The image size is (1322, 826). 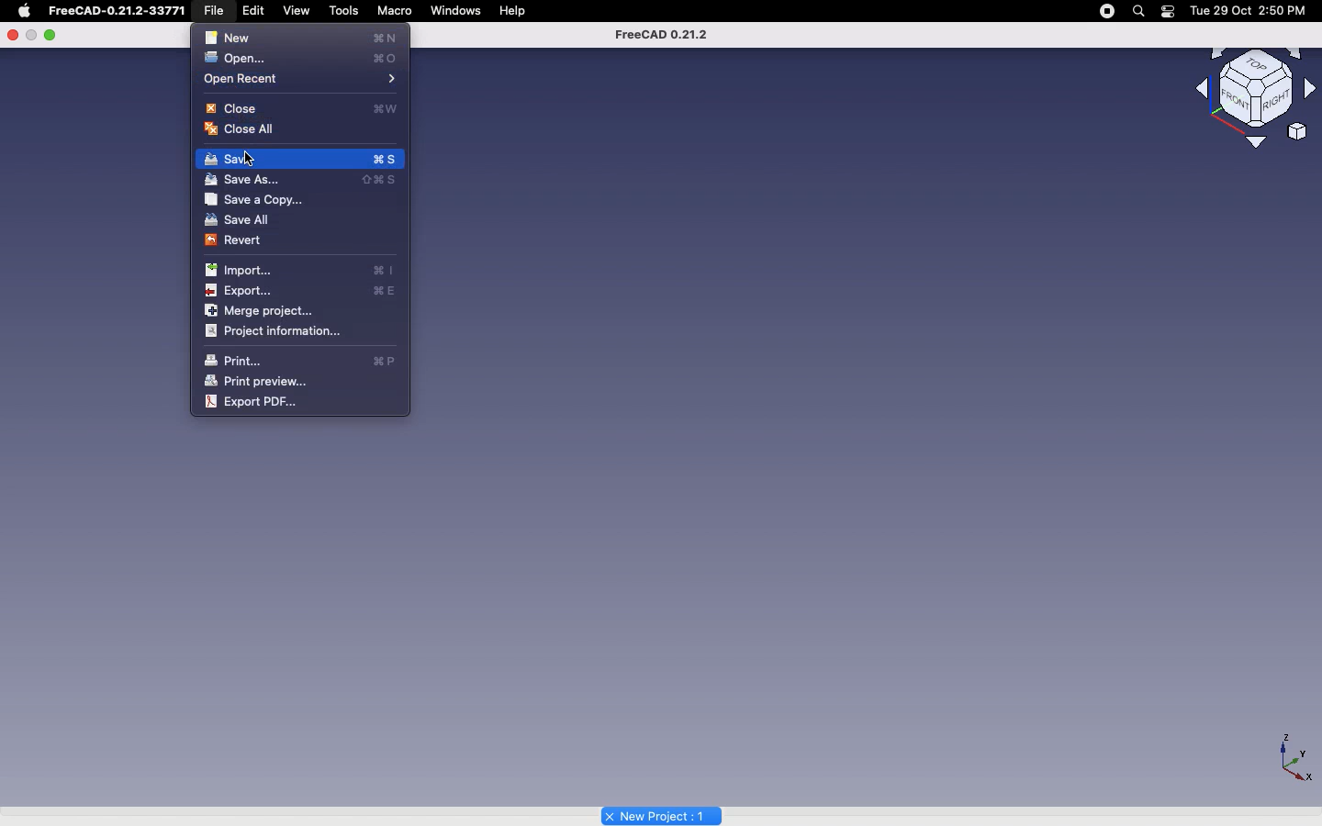 I want to click on FreeCAD, so click(x=661, y=34).